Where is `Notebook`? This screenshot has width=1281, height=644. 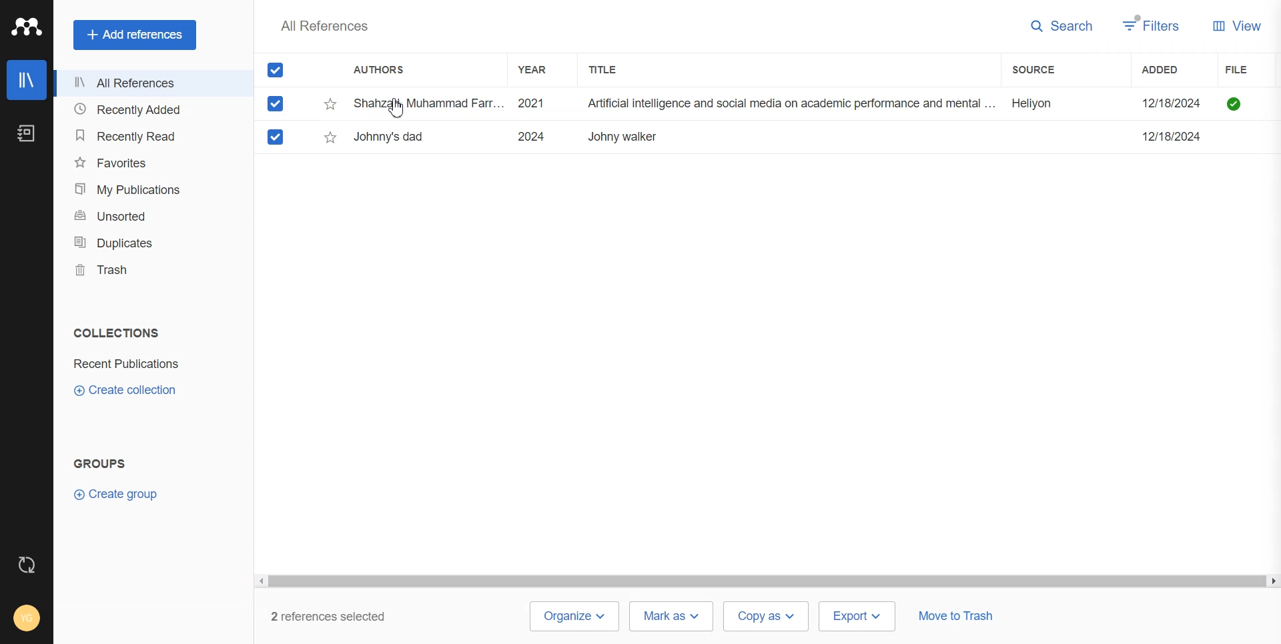 Notebook is located at coordinates (27, 133).